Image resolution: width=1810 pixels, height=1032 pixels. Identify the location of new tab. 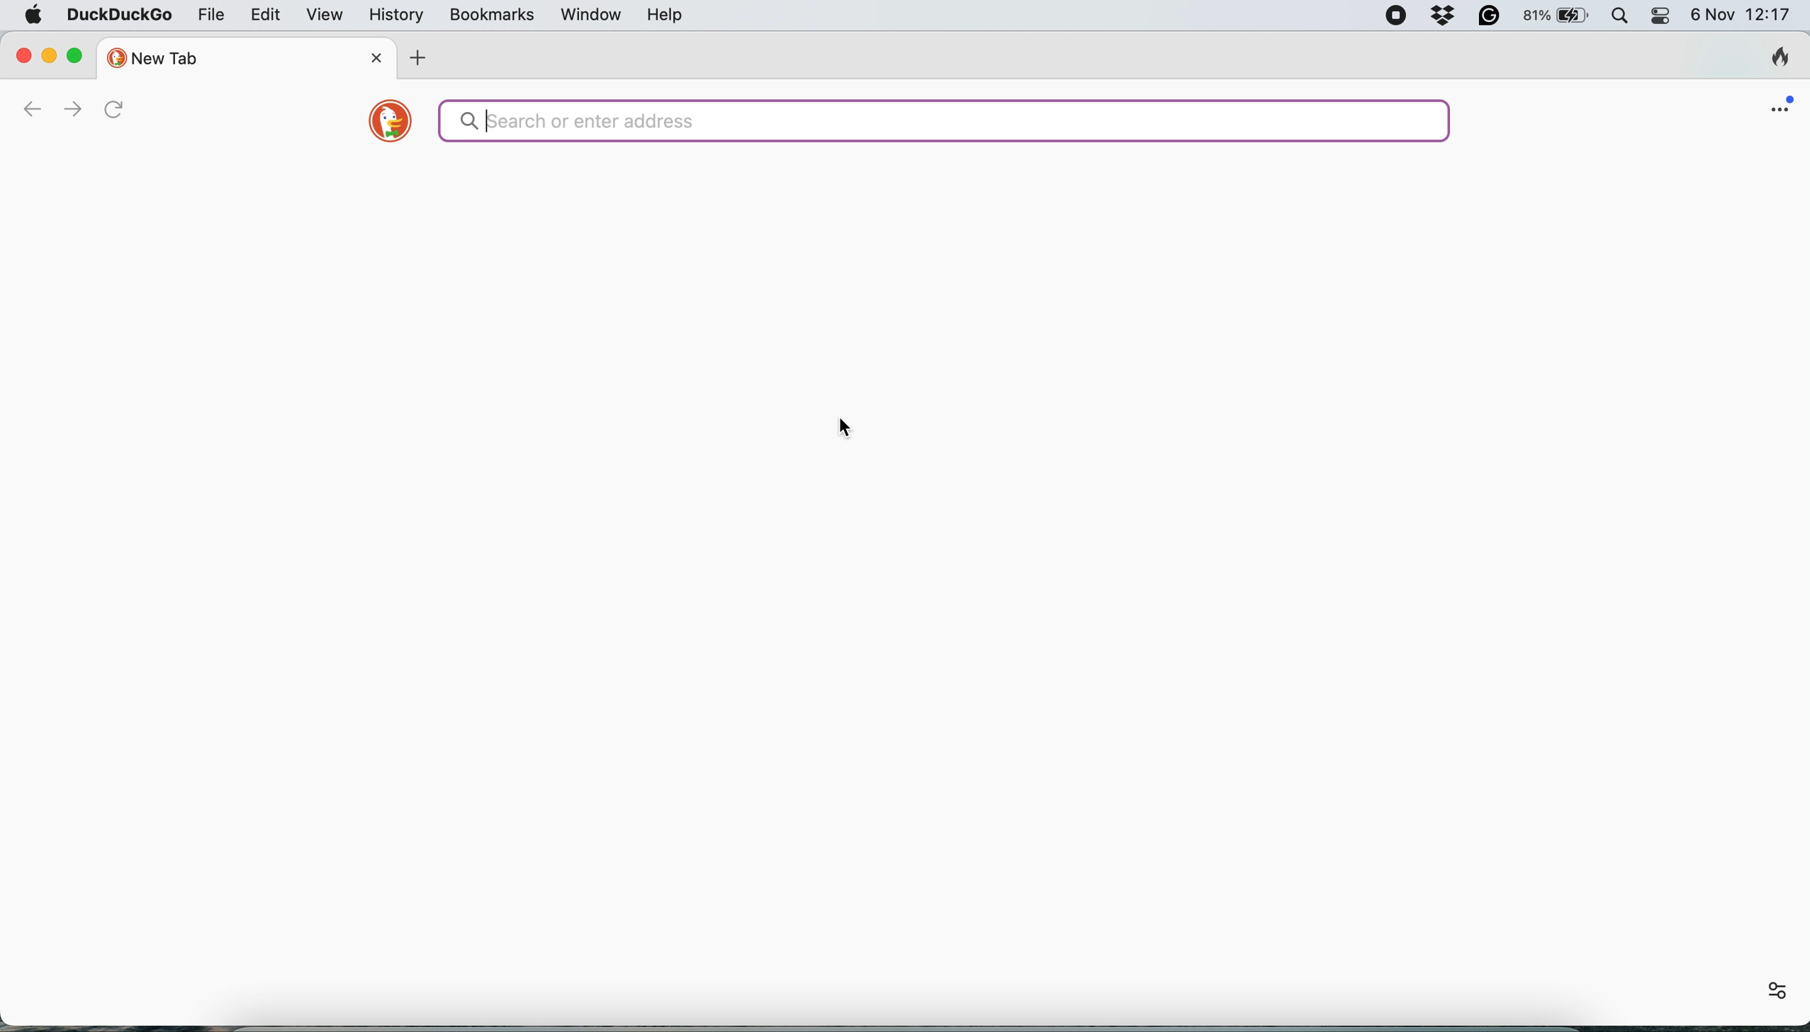
(210, 57).